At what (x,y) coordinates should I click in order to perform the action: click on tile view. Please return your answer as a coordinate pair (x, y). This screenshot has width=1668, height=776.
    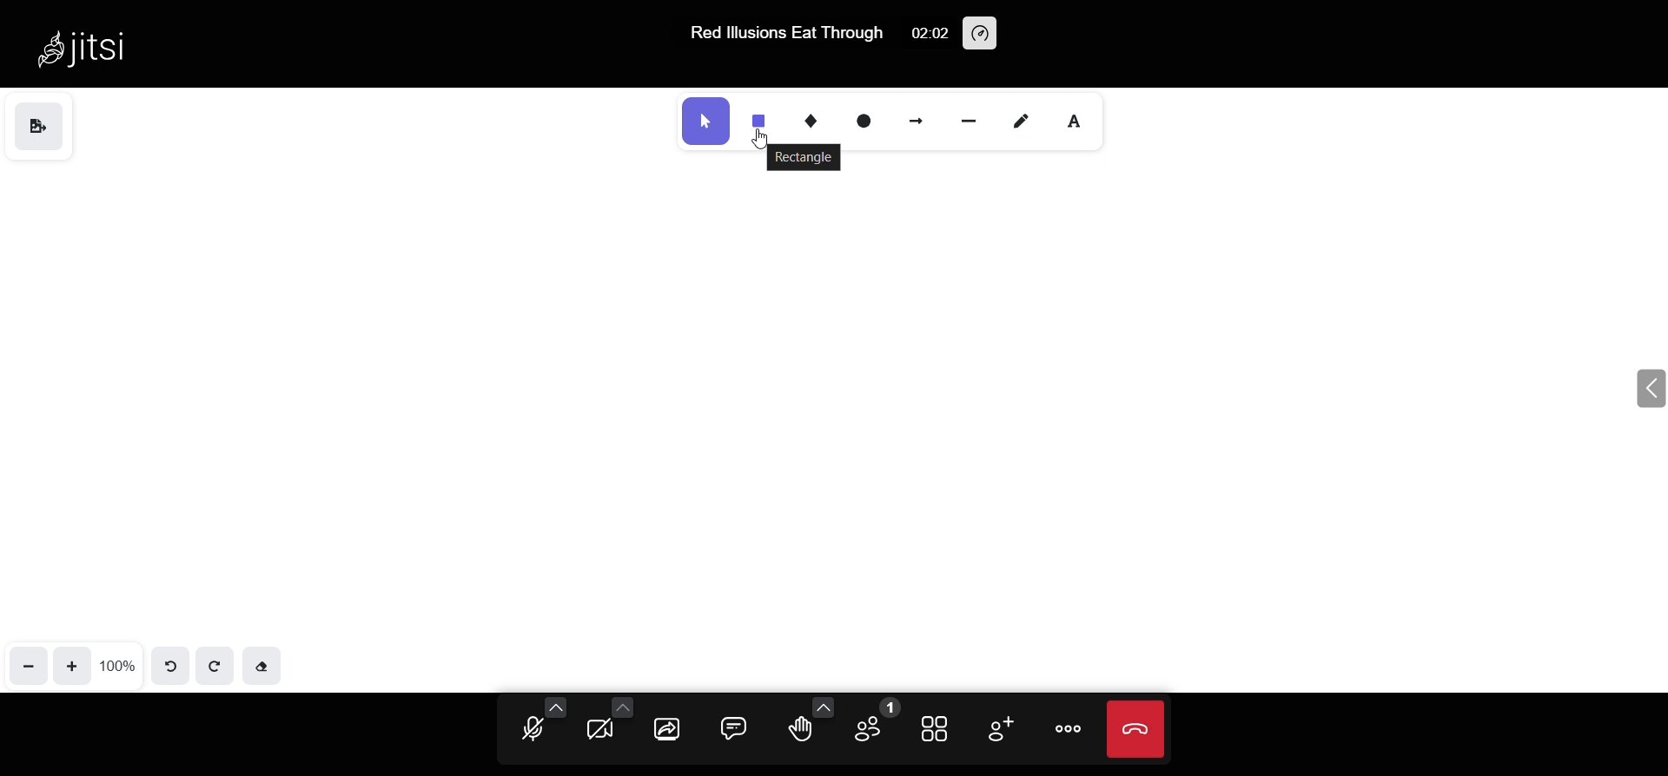
    Looking at the image, I should click on (937, 727).